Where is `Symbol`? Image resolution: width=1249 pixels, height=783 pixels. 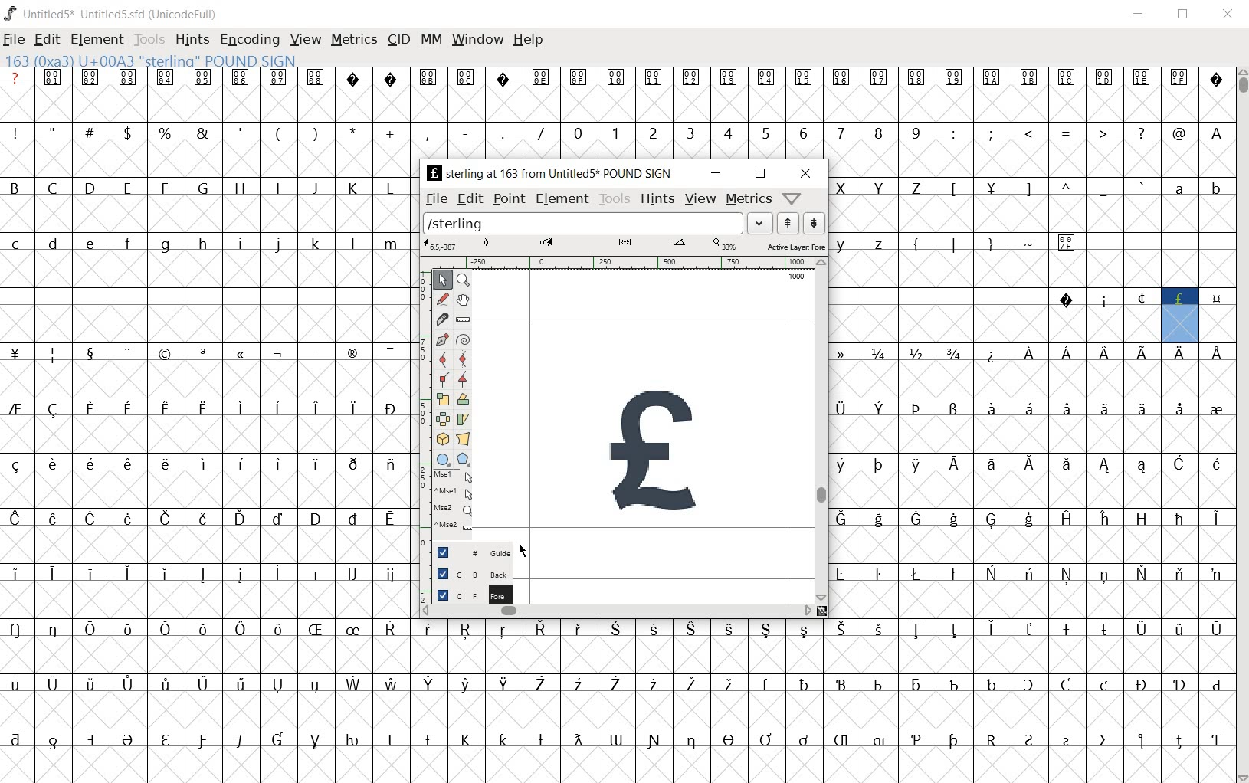
Symbol is located at coordinates (1217, 519).